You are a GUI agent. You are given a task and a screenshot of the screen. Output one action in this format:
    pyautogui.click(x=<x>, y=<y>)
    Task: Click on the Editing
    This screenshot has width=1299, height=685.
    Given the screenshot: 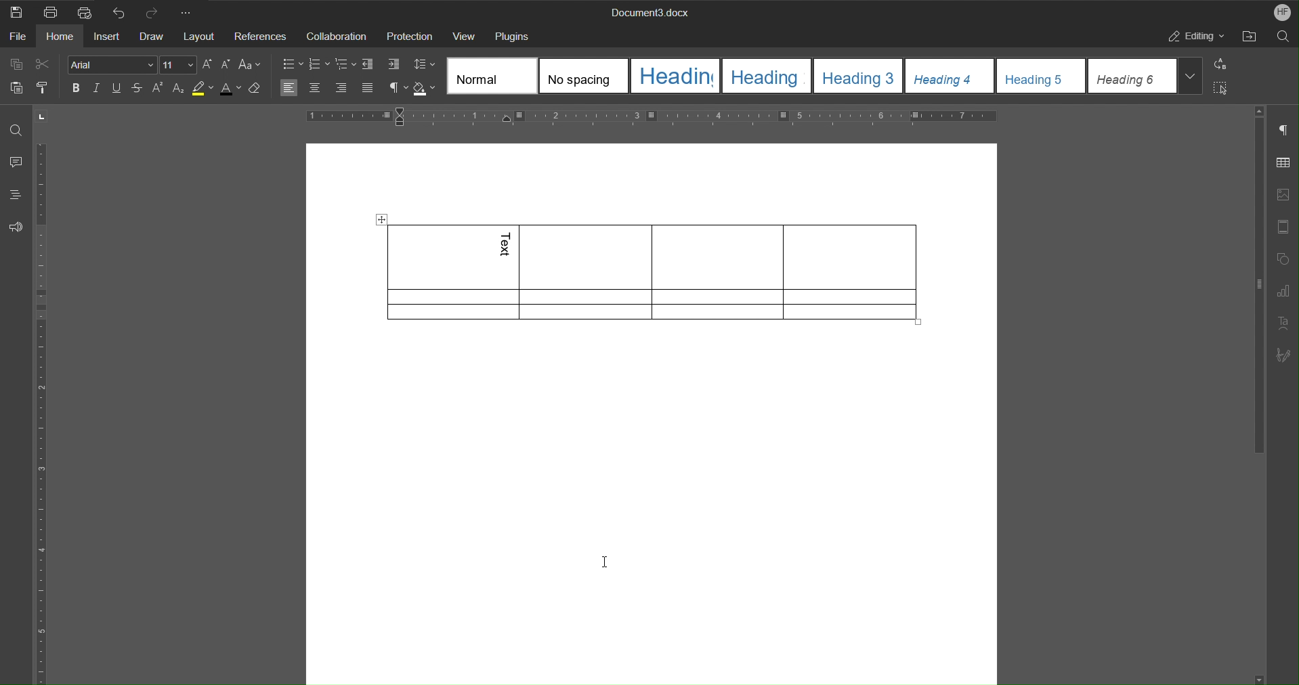 What is the action you would take?
    pyautogui.click(x=1193, y=36)
    